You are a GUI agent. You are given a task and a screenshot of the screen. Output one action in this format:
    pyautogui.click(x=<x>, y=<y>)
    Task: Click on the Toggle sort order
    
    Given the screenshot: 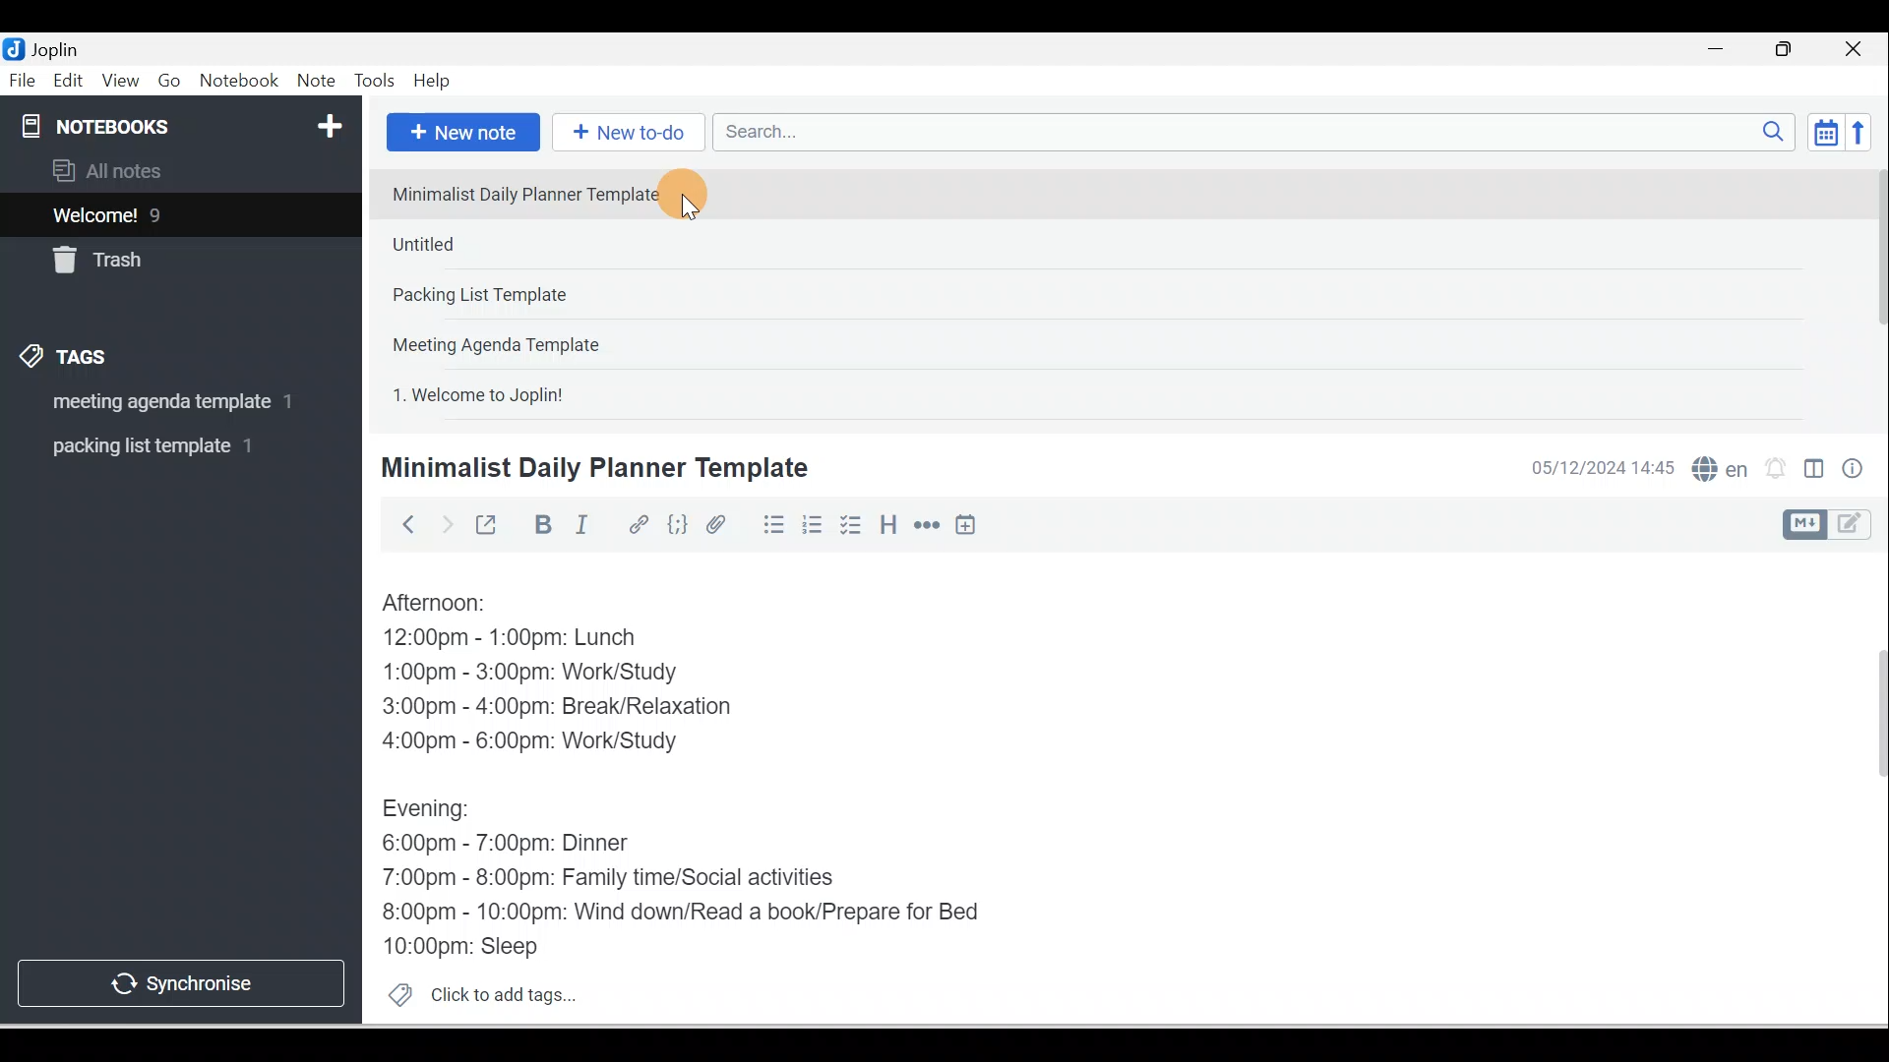 What is the action you would take?
    pyautogui.click(x=1825, y=131)
    